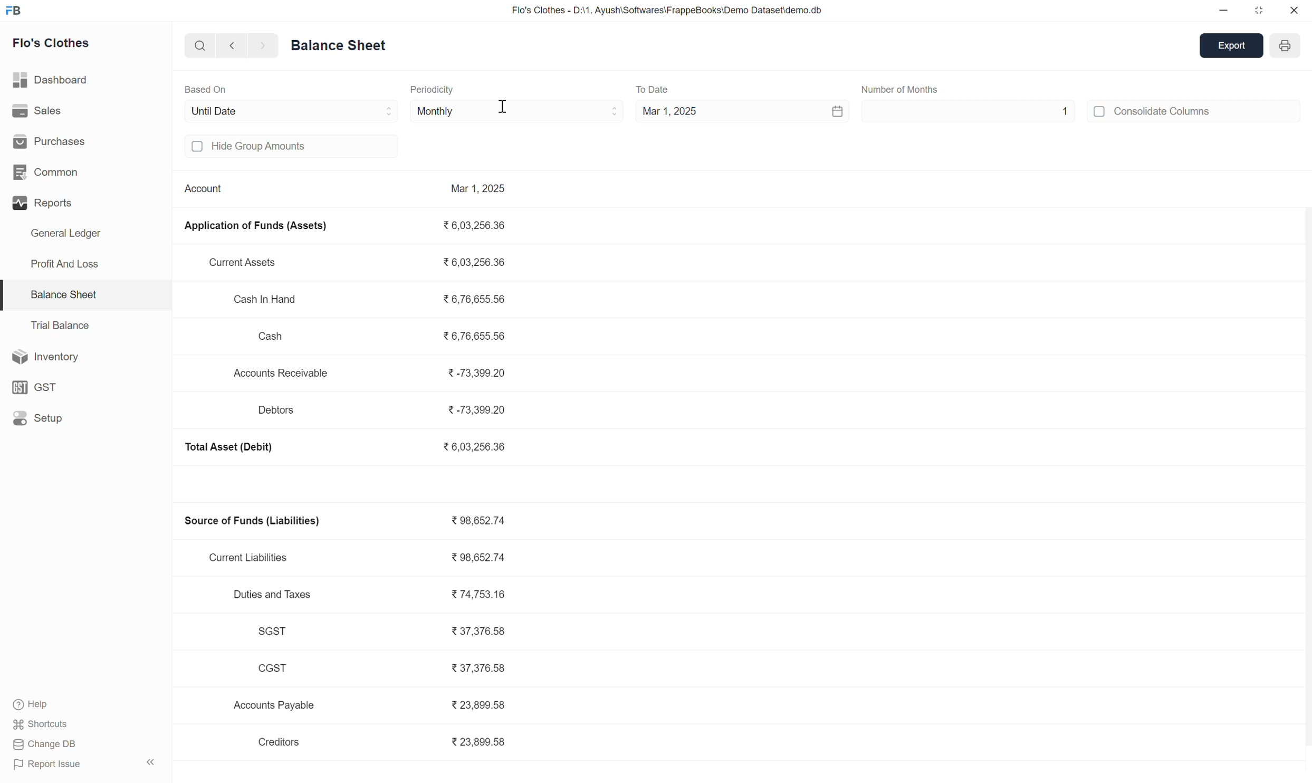 This screenshot has height=783, width=1312. What do you see at coordinates (365, 557) in the screenshot?
I see `Current Liabilities 398,652.74` at bounding box center [365, 557].